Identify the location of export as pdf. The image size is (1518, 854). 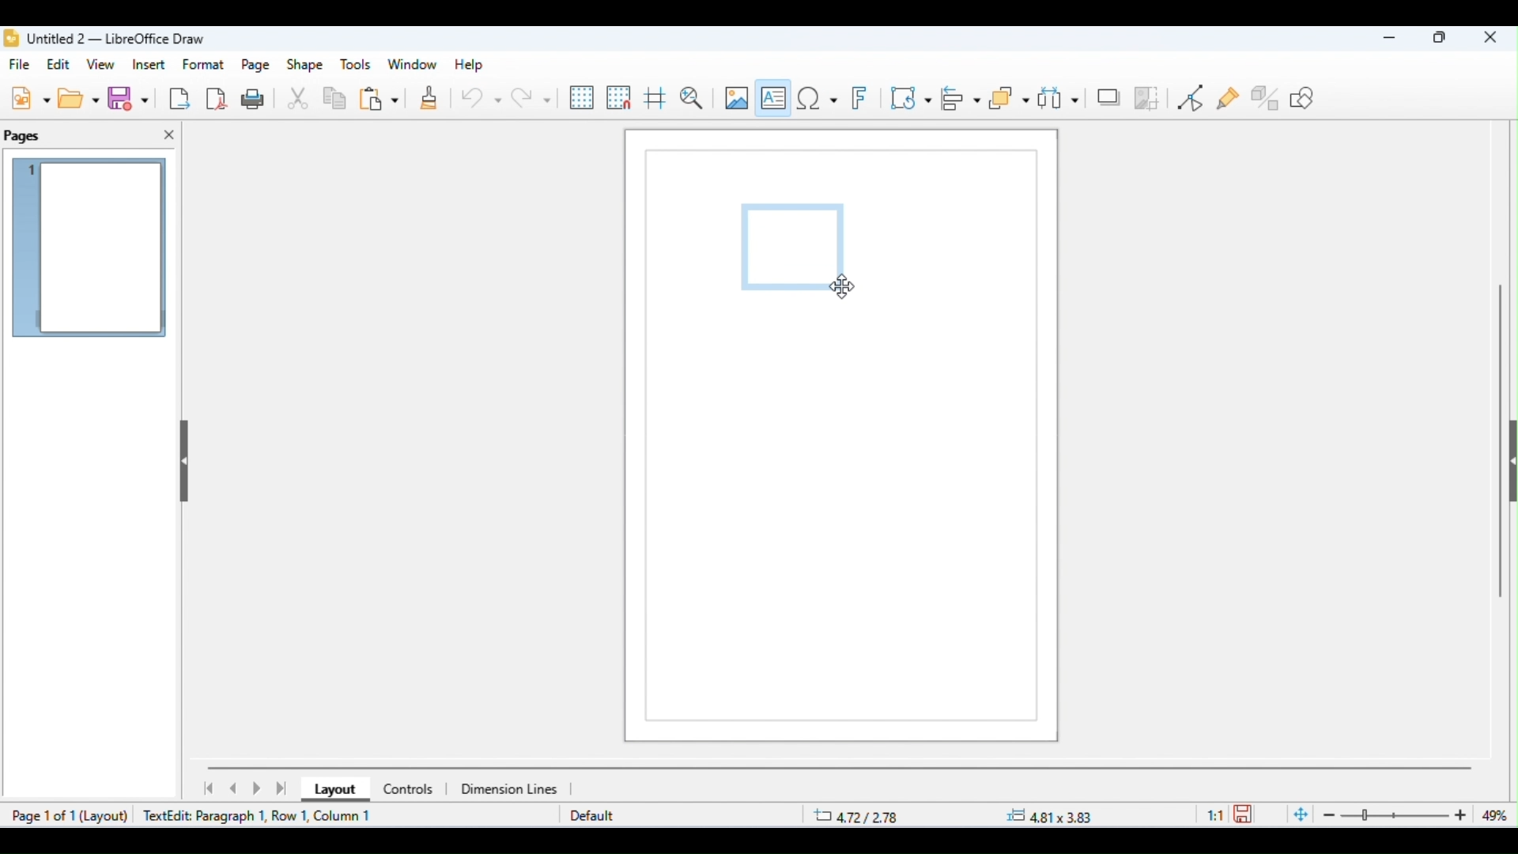
(217, 97).